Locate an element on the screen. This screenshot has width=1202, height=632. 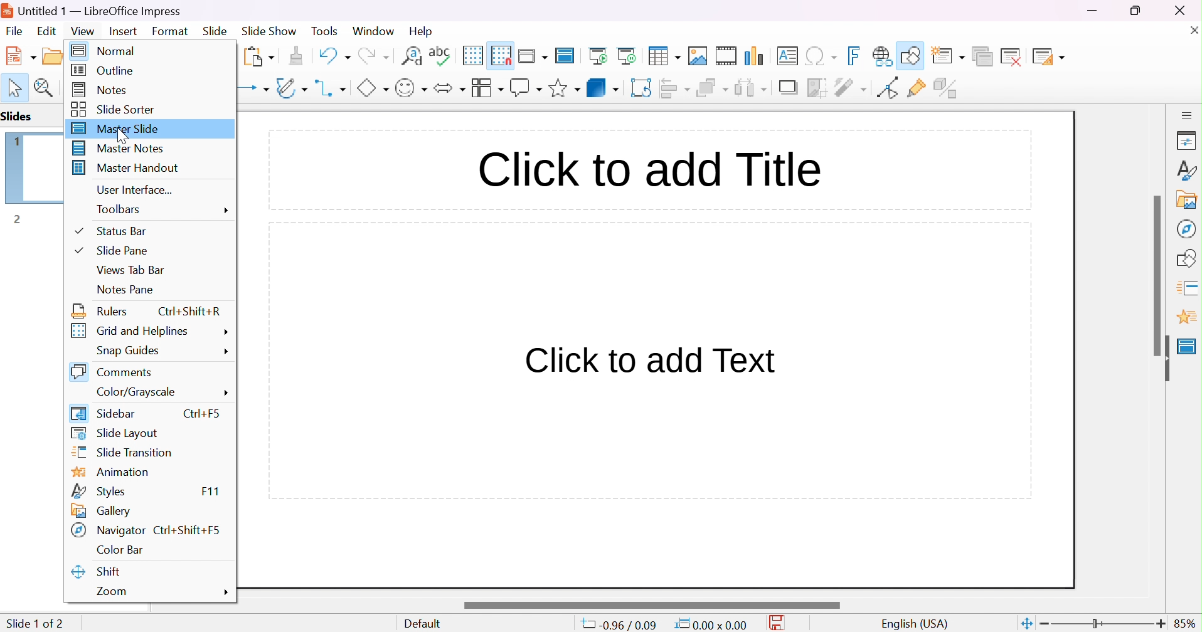
85% is located at coordinates (1186, 623).